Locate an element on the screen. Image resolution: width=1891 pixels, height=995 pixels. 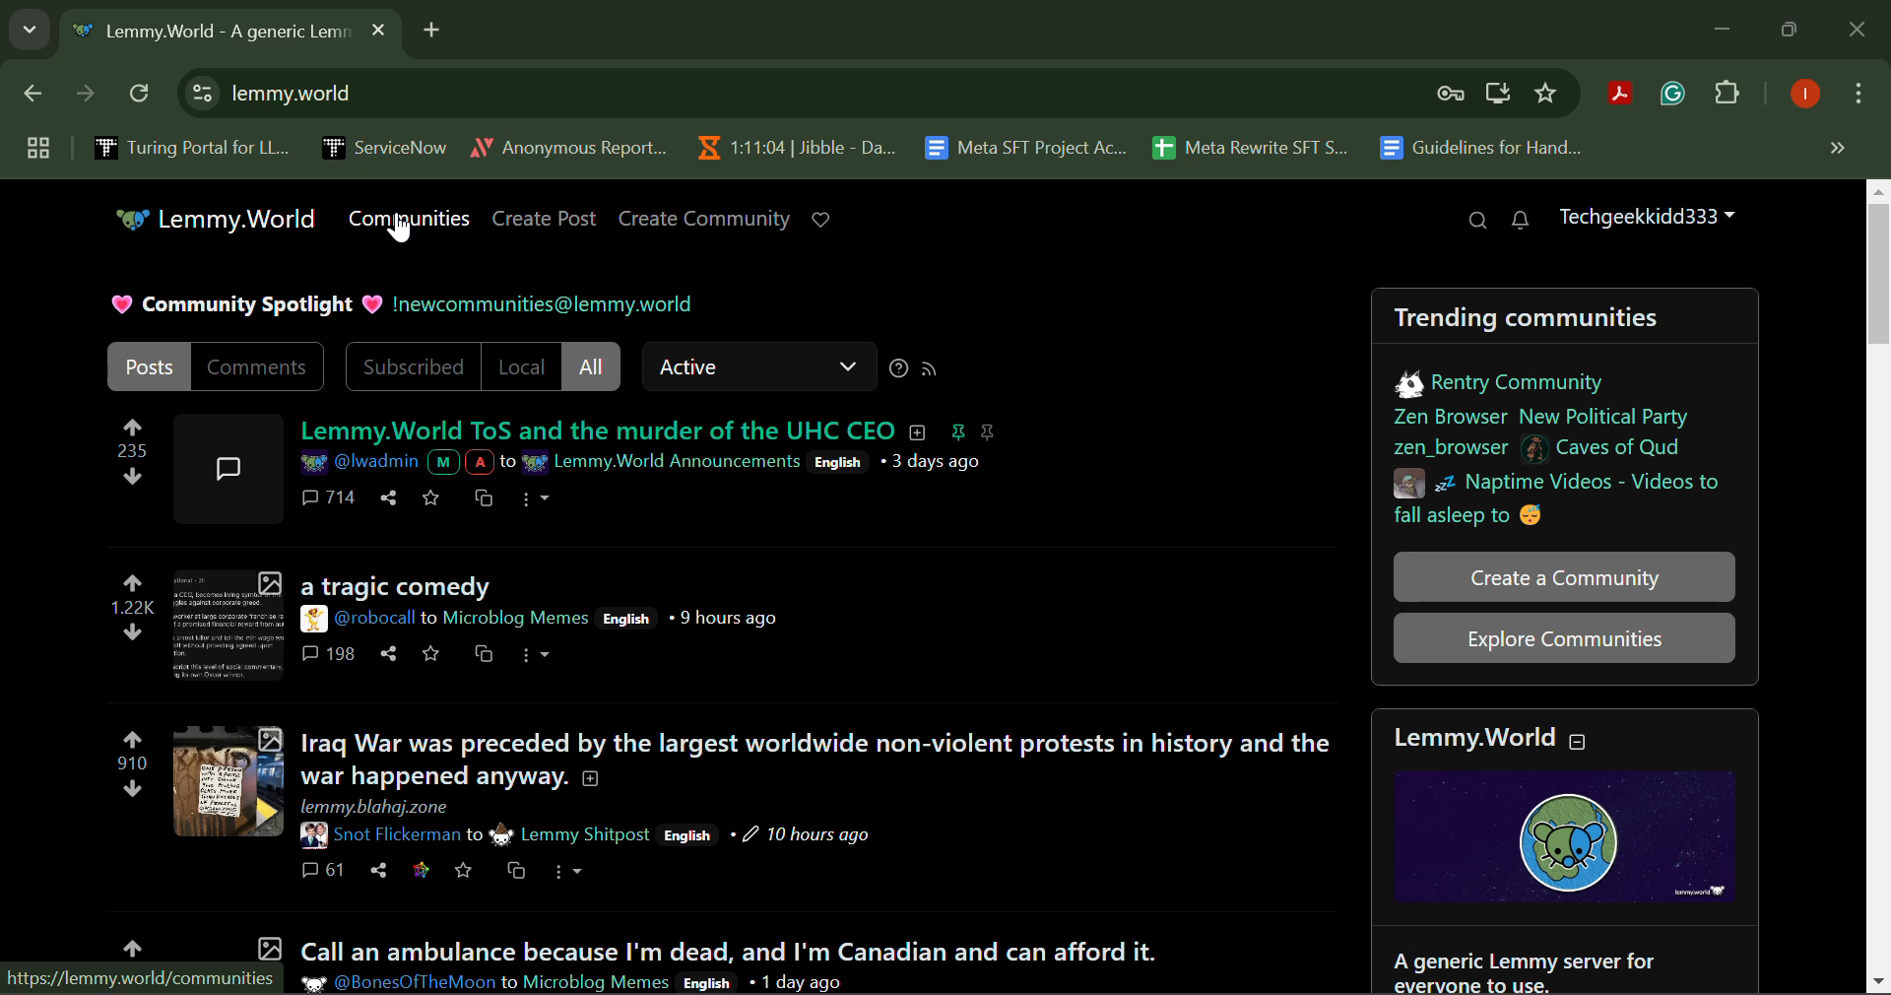
Anonymous Report is located at coordinates (568, 144).